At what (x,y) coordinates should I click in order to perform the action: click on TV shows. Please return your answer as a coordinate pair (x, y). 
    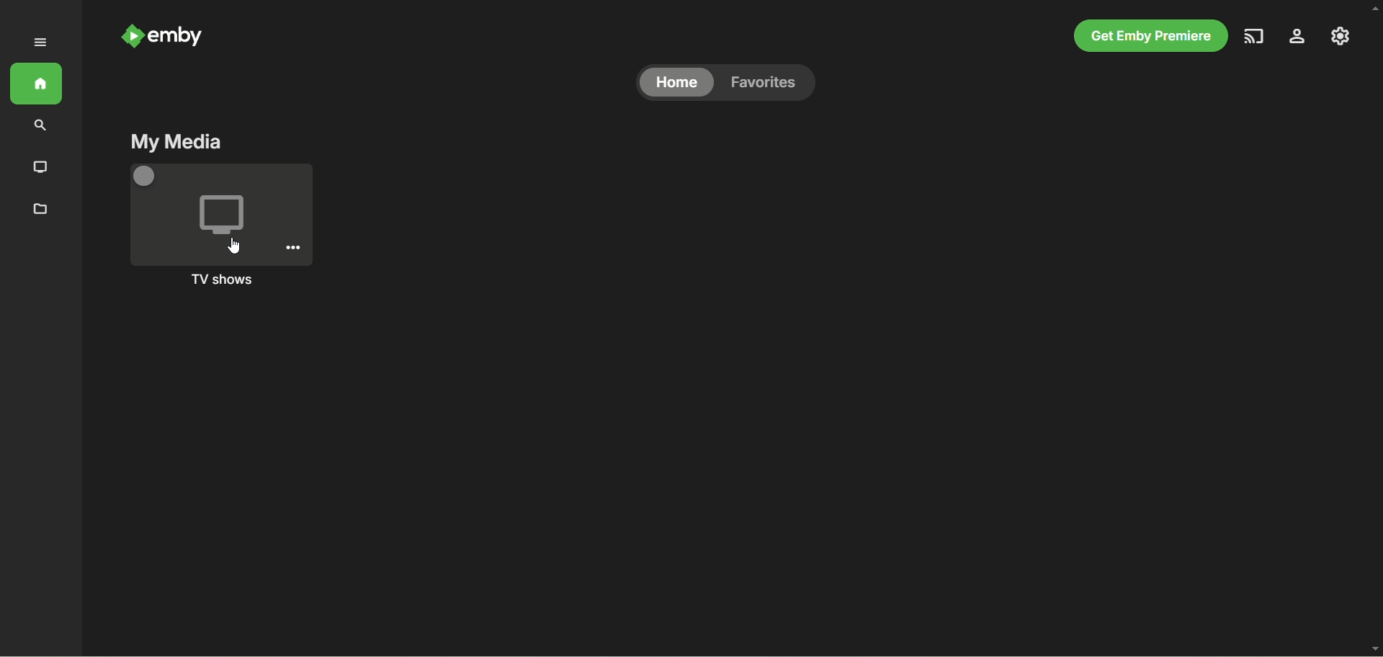
    Looking at the image, I should click on (219, 215).